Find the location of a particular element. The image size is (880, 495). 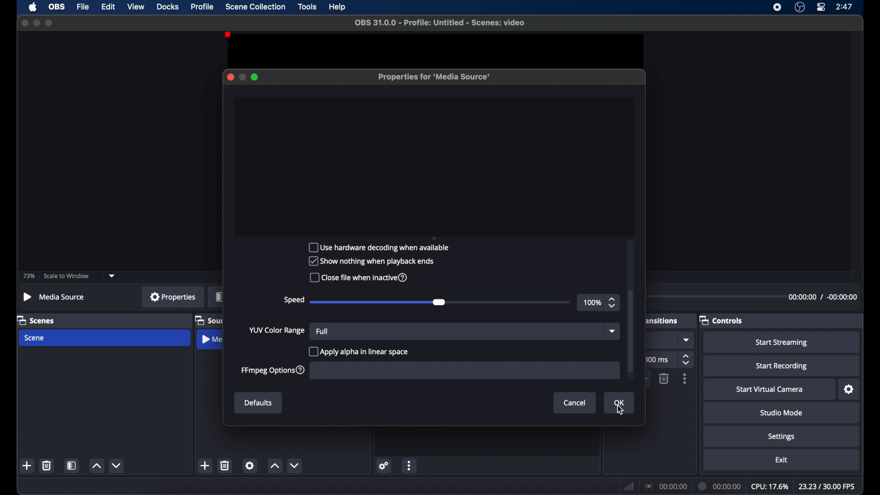

docks is located at coordinates (168, 7).